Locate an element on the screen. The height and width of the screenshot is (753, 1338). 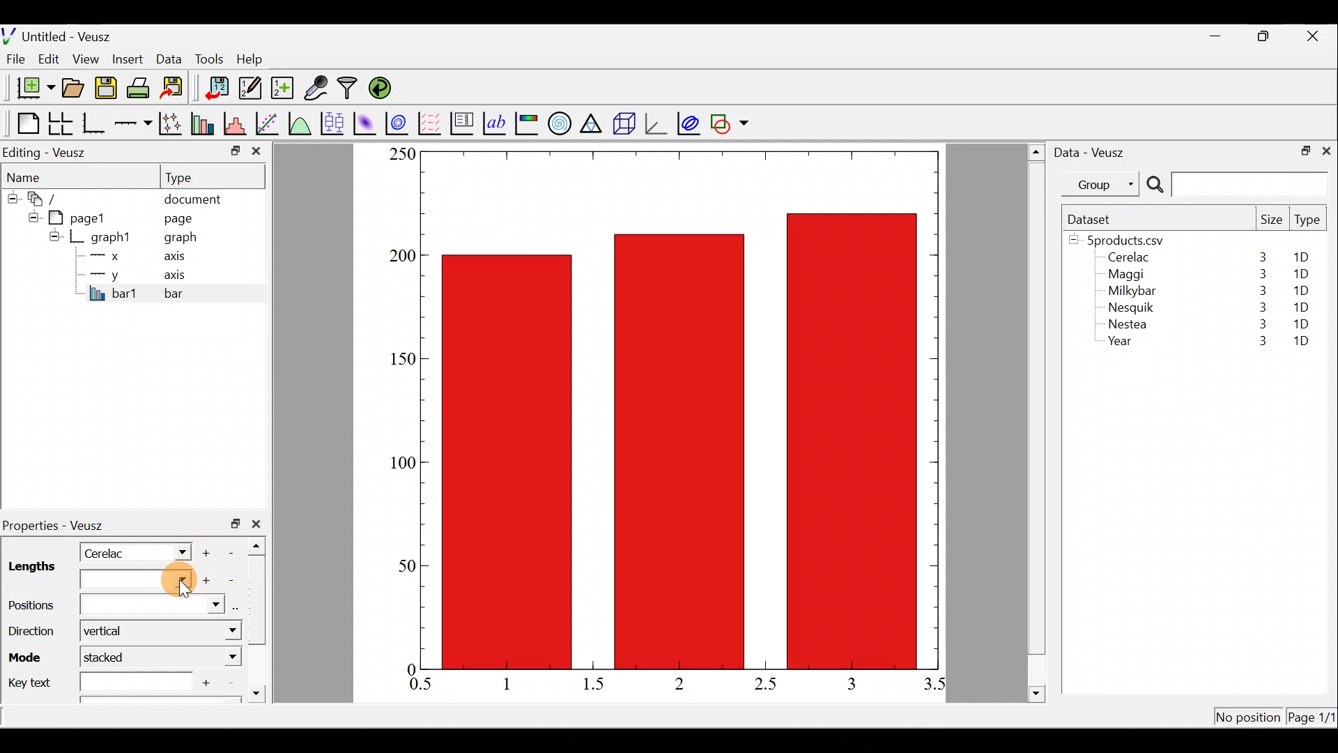
5products.csv is located at coordinates (1124, 239).